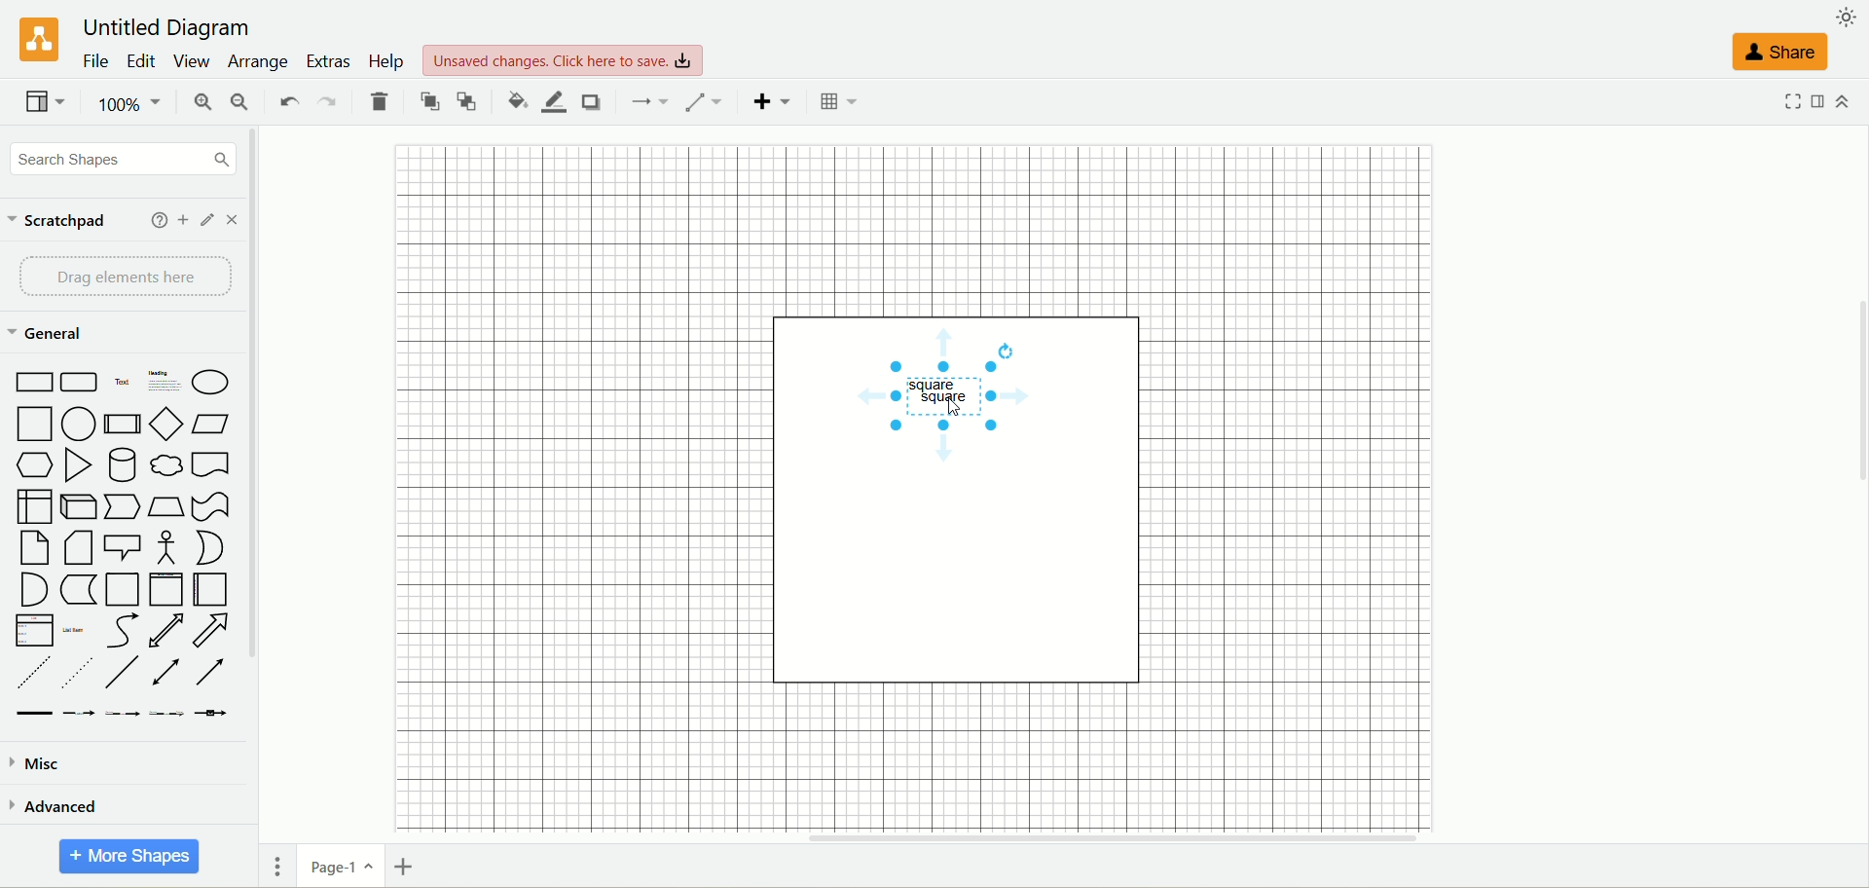 Image resolution: width=1869 pixels, height=888 pixels. I want to click on shadow, so click(592, 101).